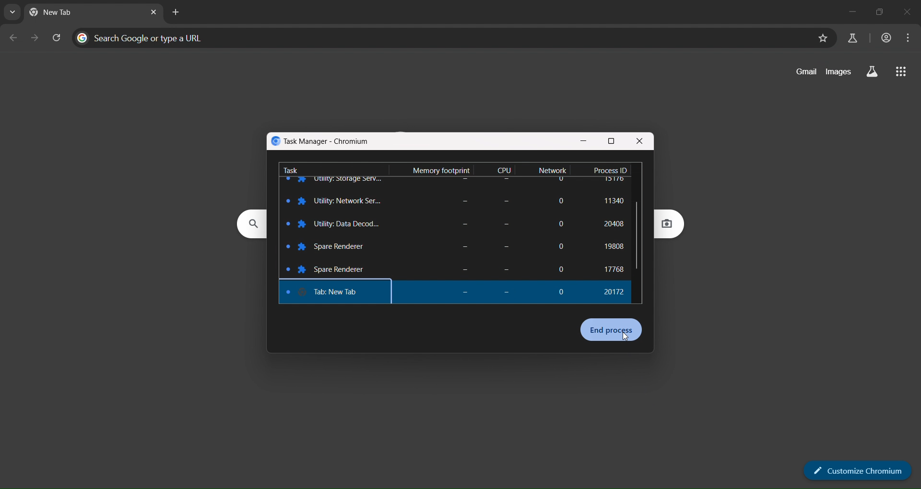  Describe the element at coordinates (912, 11) in the screenshot. I see `close` at that location.